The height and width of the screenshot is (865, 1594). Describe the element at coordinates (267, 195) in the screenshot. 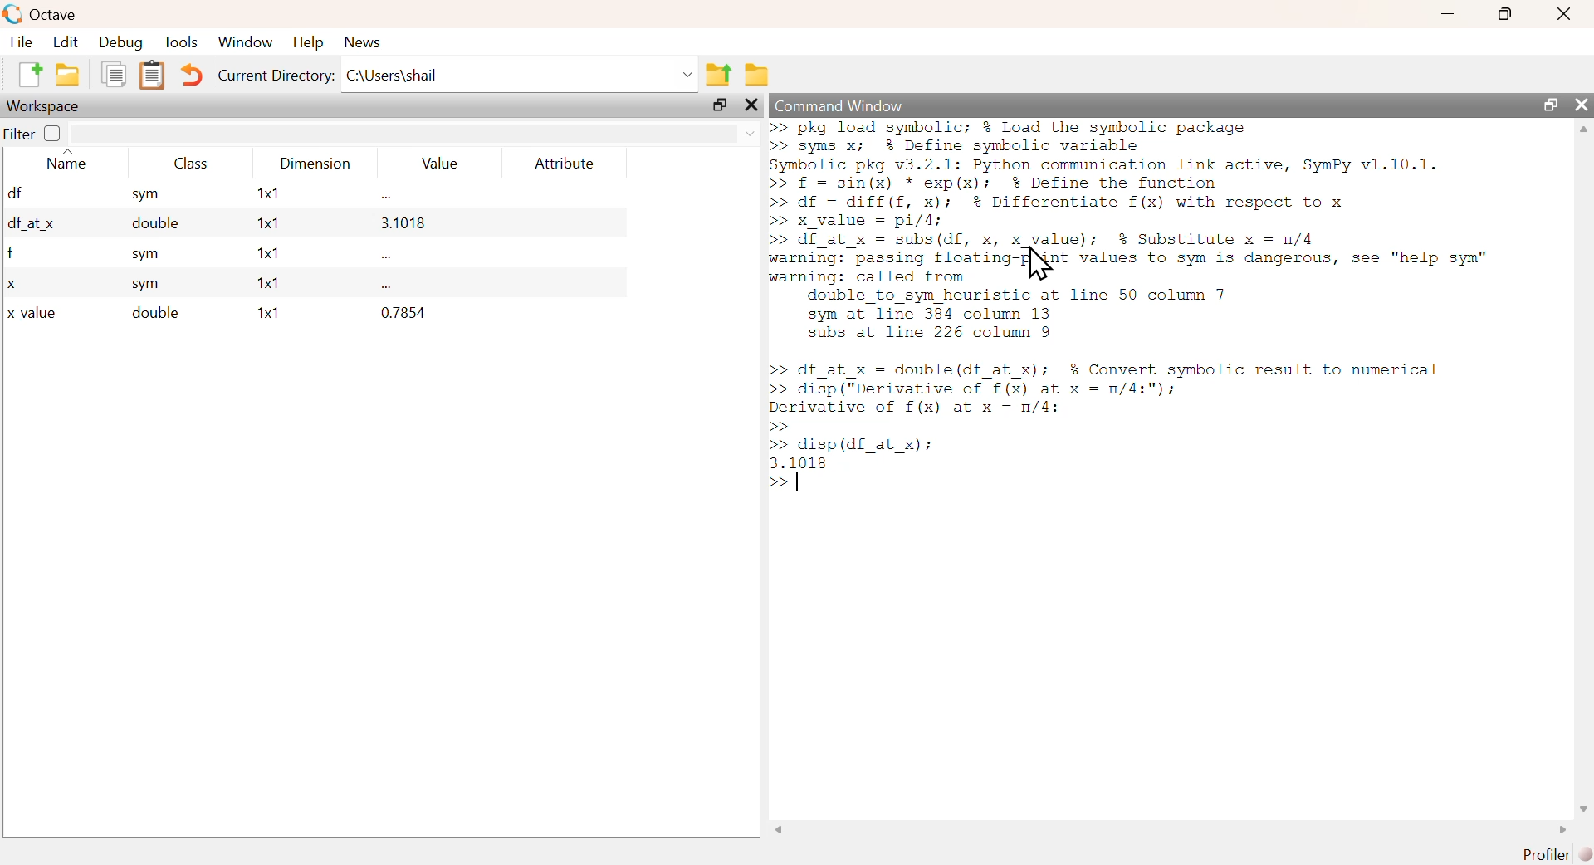

I see `1x1` at that location.